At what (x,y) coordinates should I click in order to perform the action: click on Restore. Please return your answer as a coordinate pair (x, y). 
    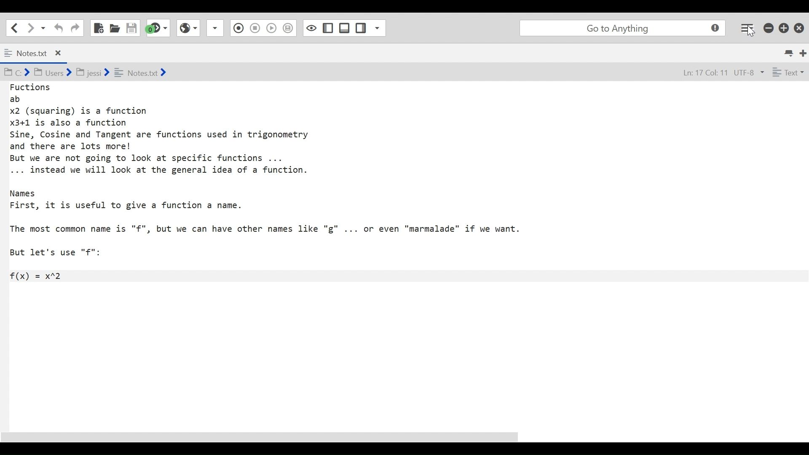
    Looking at the image, I should click on (784, 27).